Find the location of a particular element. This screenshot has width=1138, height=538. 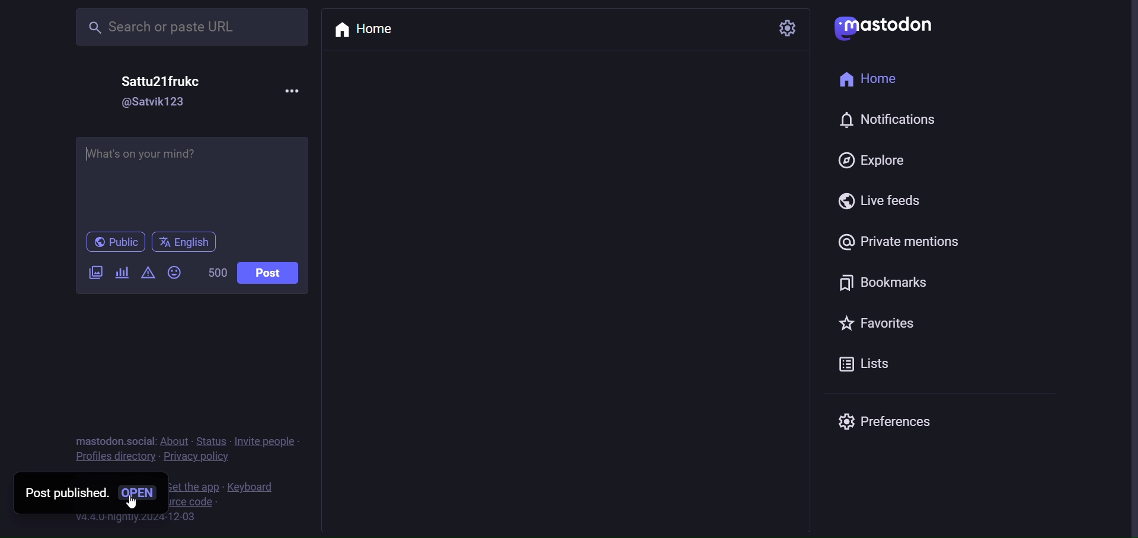

keyboard is located at coordinates (251, 486).